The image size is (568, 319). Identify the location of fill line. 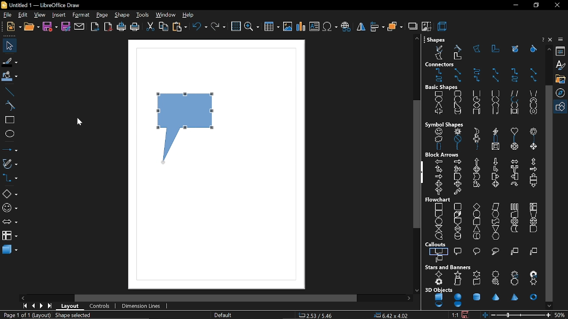
(9, 62).